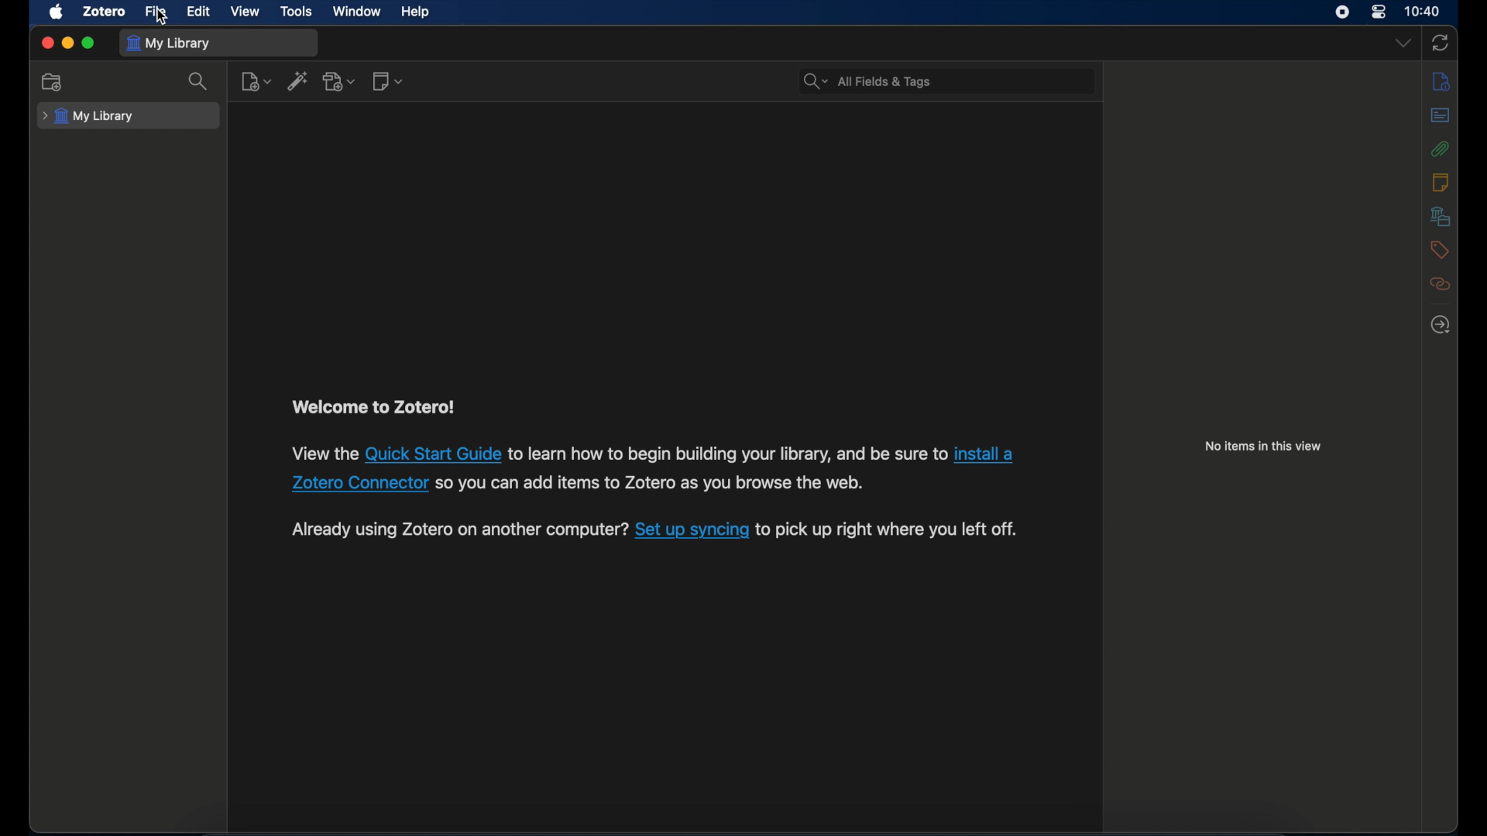 Image resolution: width=1487 pixels, height=836 pixels. Describe the element at coordinates (415, 12) in the screenshot. I see `help` at that location.